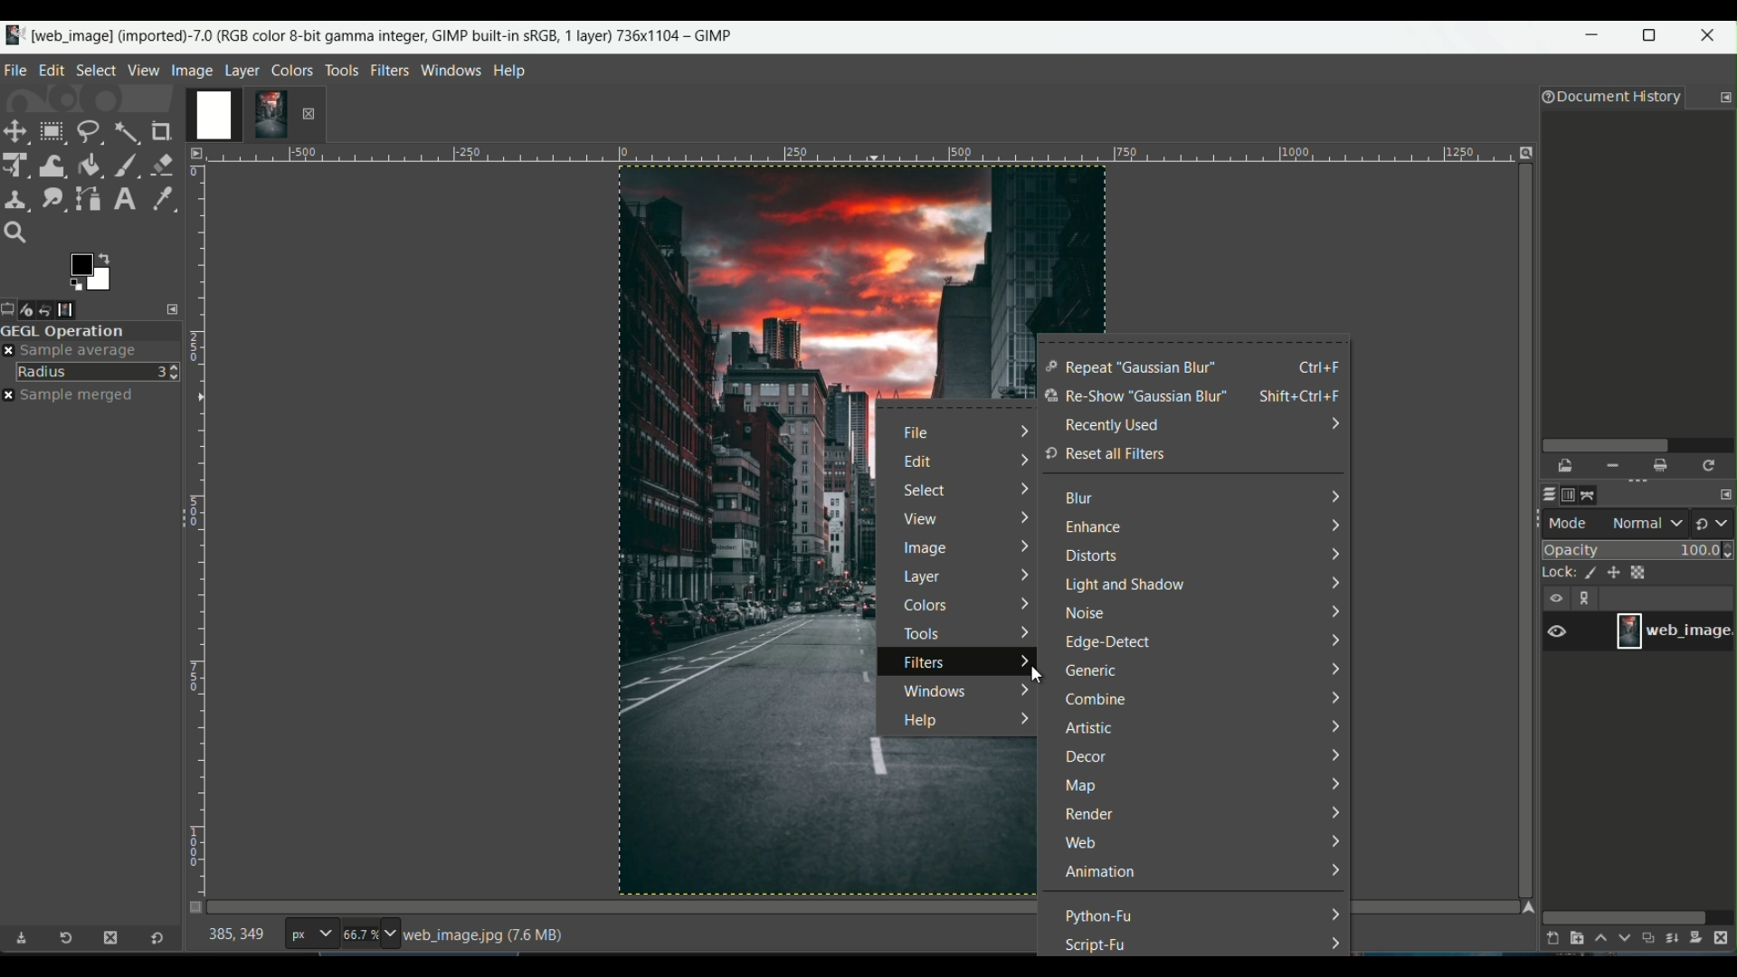  What do you see at coordinates (856, 158) in the screenshot?
I see `width measuring scale` at bounding box center [856, 158].